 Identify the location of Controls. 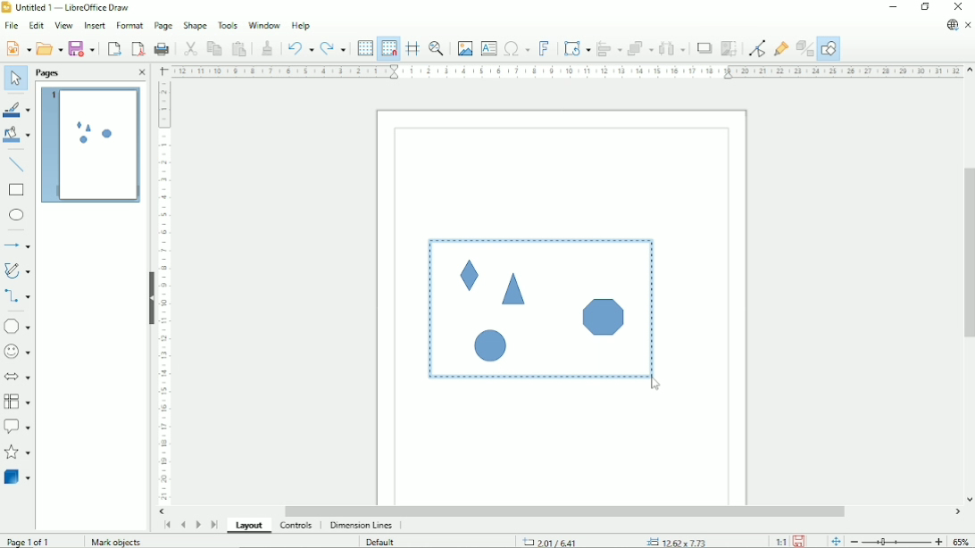
(296, 526).